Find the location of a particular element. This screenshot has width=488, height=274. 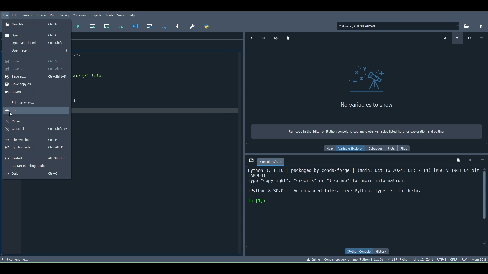

NO VARIABLES TO SHOW is located at coordinates (367, 106).